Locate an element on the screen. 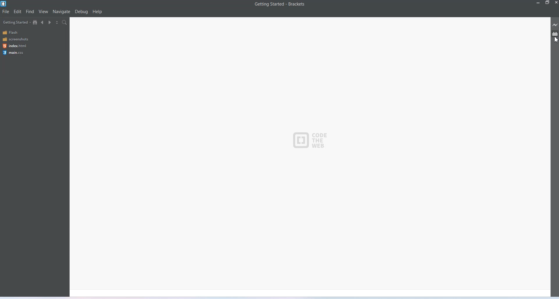 This screenshot has width=559, height=299. Live preview is located at coordinates (556, 24).